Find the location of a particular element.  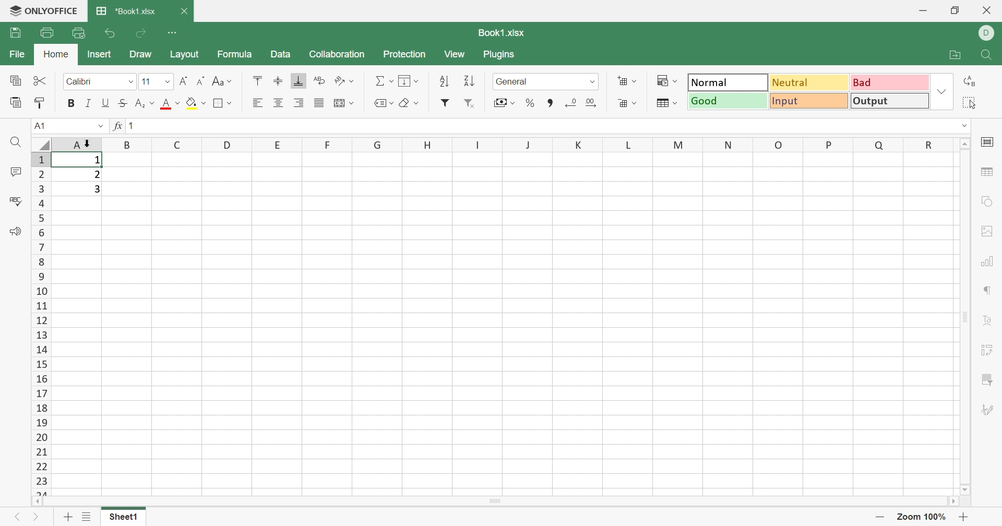

Close is located at coordinates (988, 10).